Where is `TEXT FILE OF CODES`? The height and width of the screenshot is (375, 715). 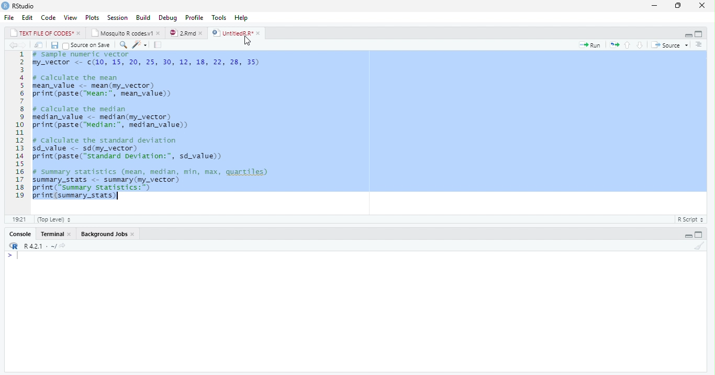
TEXT FILE OF CODES is located at coordinates (43, 34).